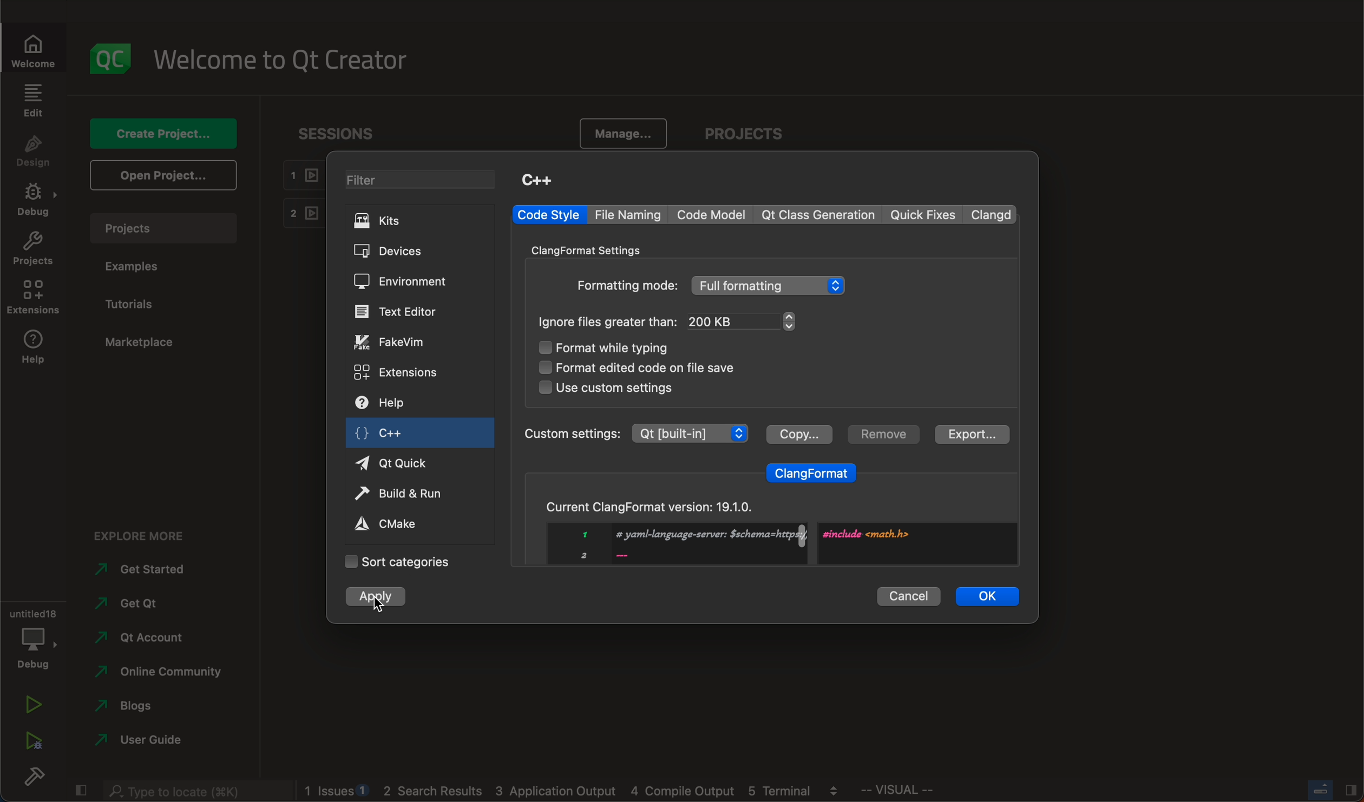 This screenshot has width=1364, height=802. Describe the element at coordinates (161, 133) in the screenshot. I see `create` at that location.